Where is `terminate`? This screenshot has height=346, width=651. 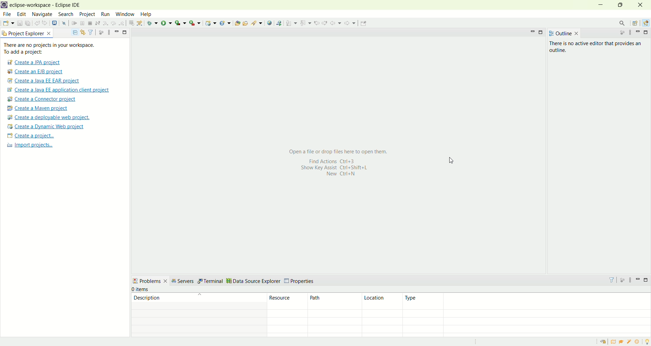
terminate is located at coordinates (91, 24).